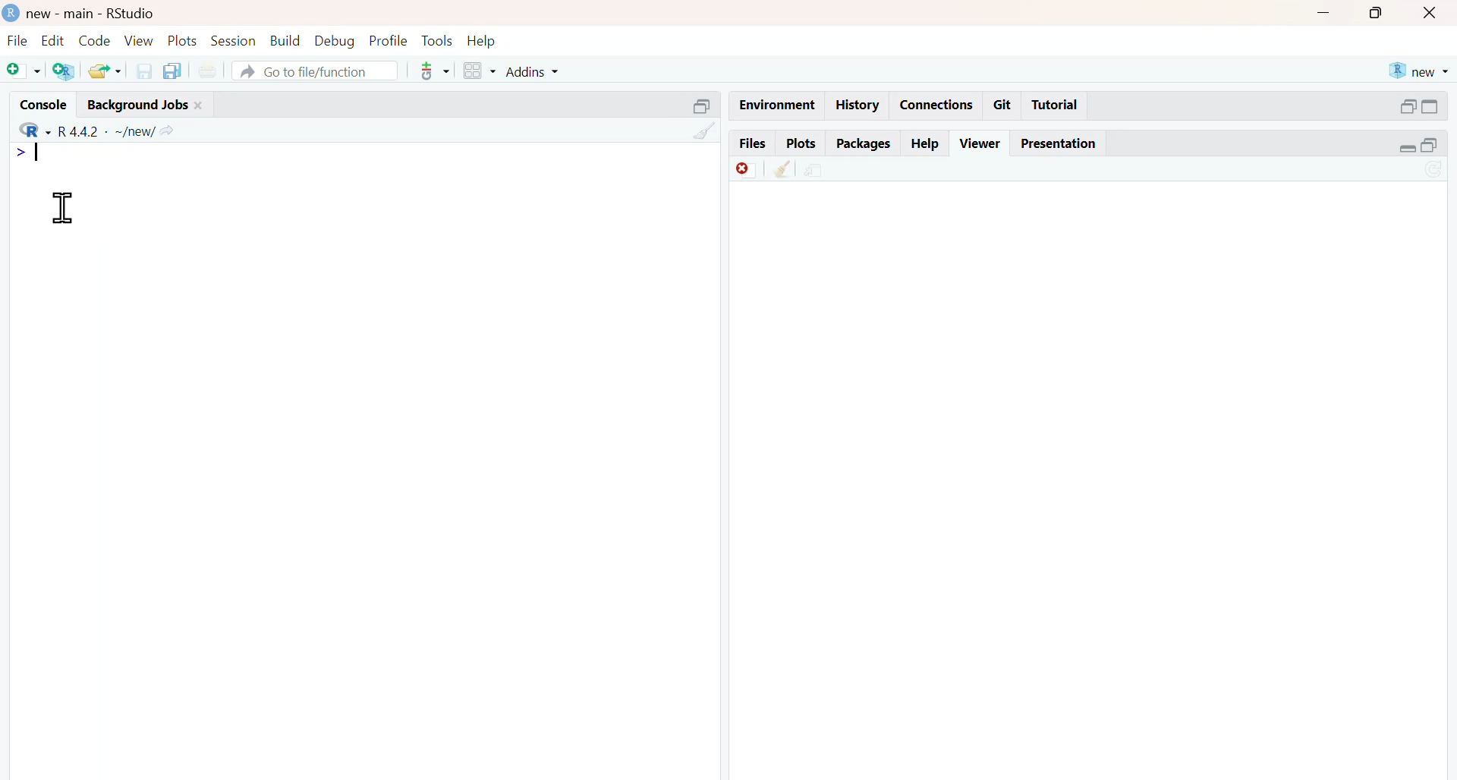  What do you see at coordinates (139, 42) in the screenshot?
I see `view` at bounding box center [139, 42].